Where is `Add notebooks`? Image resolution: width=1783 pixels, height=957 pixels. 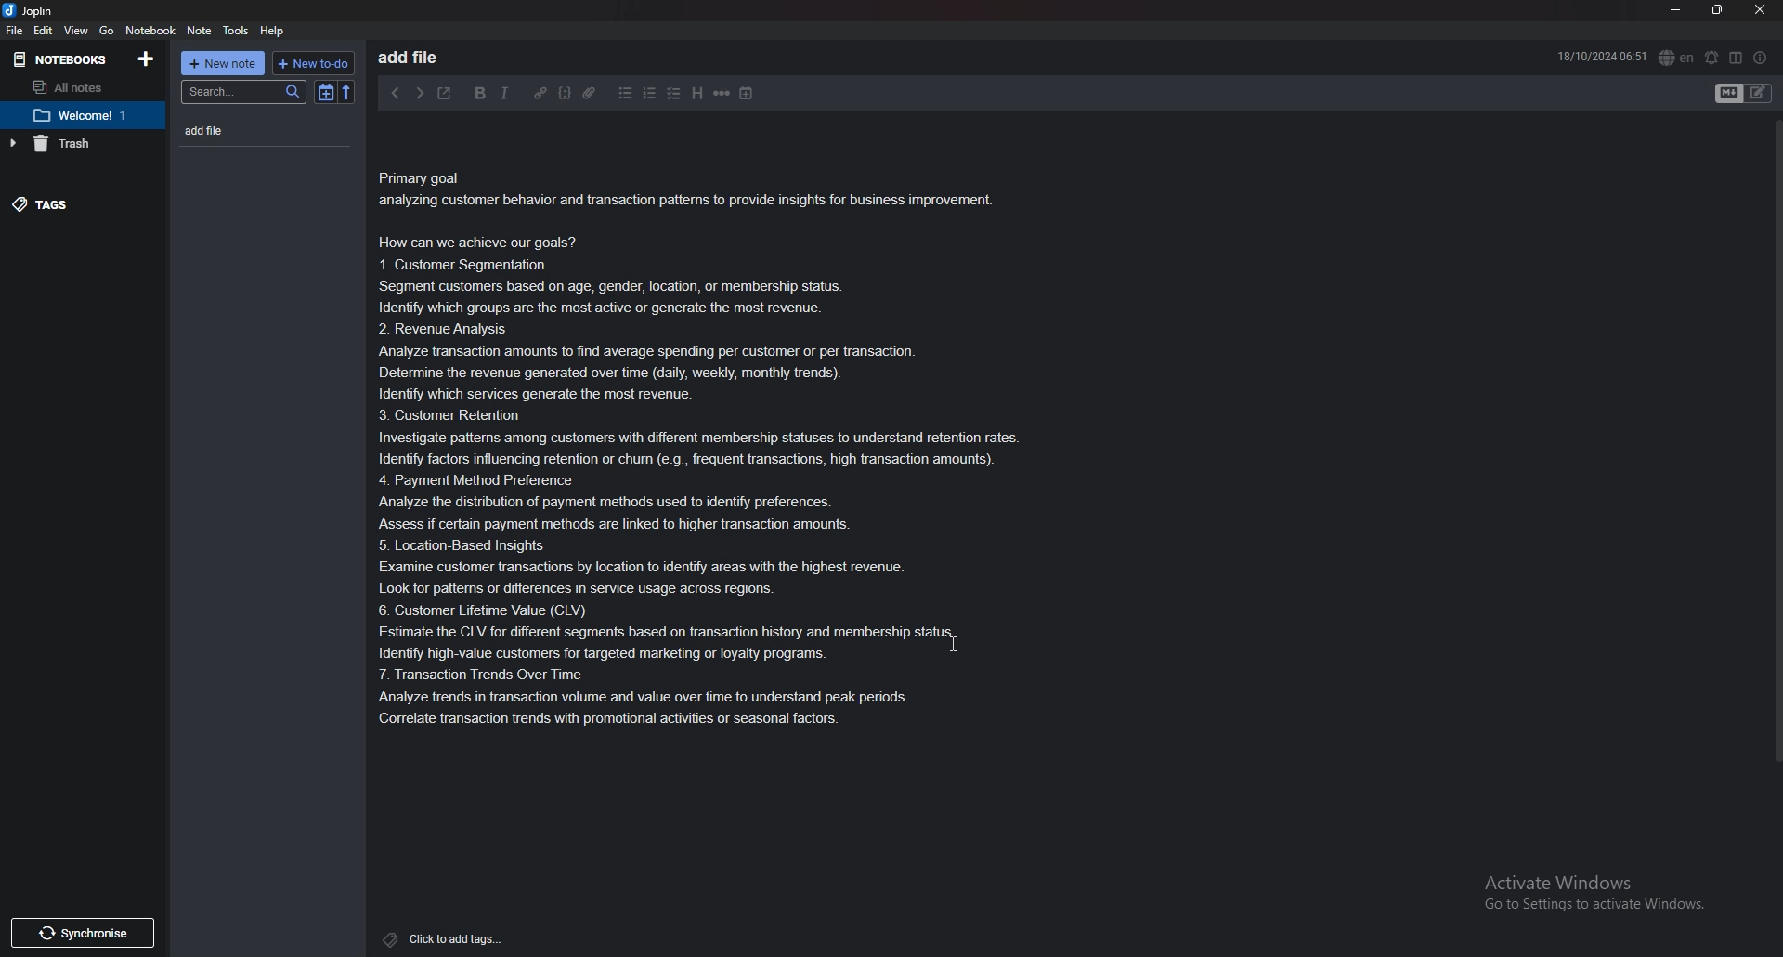 Add notebooks is located at coordinates (149, 59).